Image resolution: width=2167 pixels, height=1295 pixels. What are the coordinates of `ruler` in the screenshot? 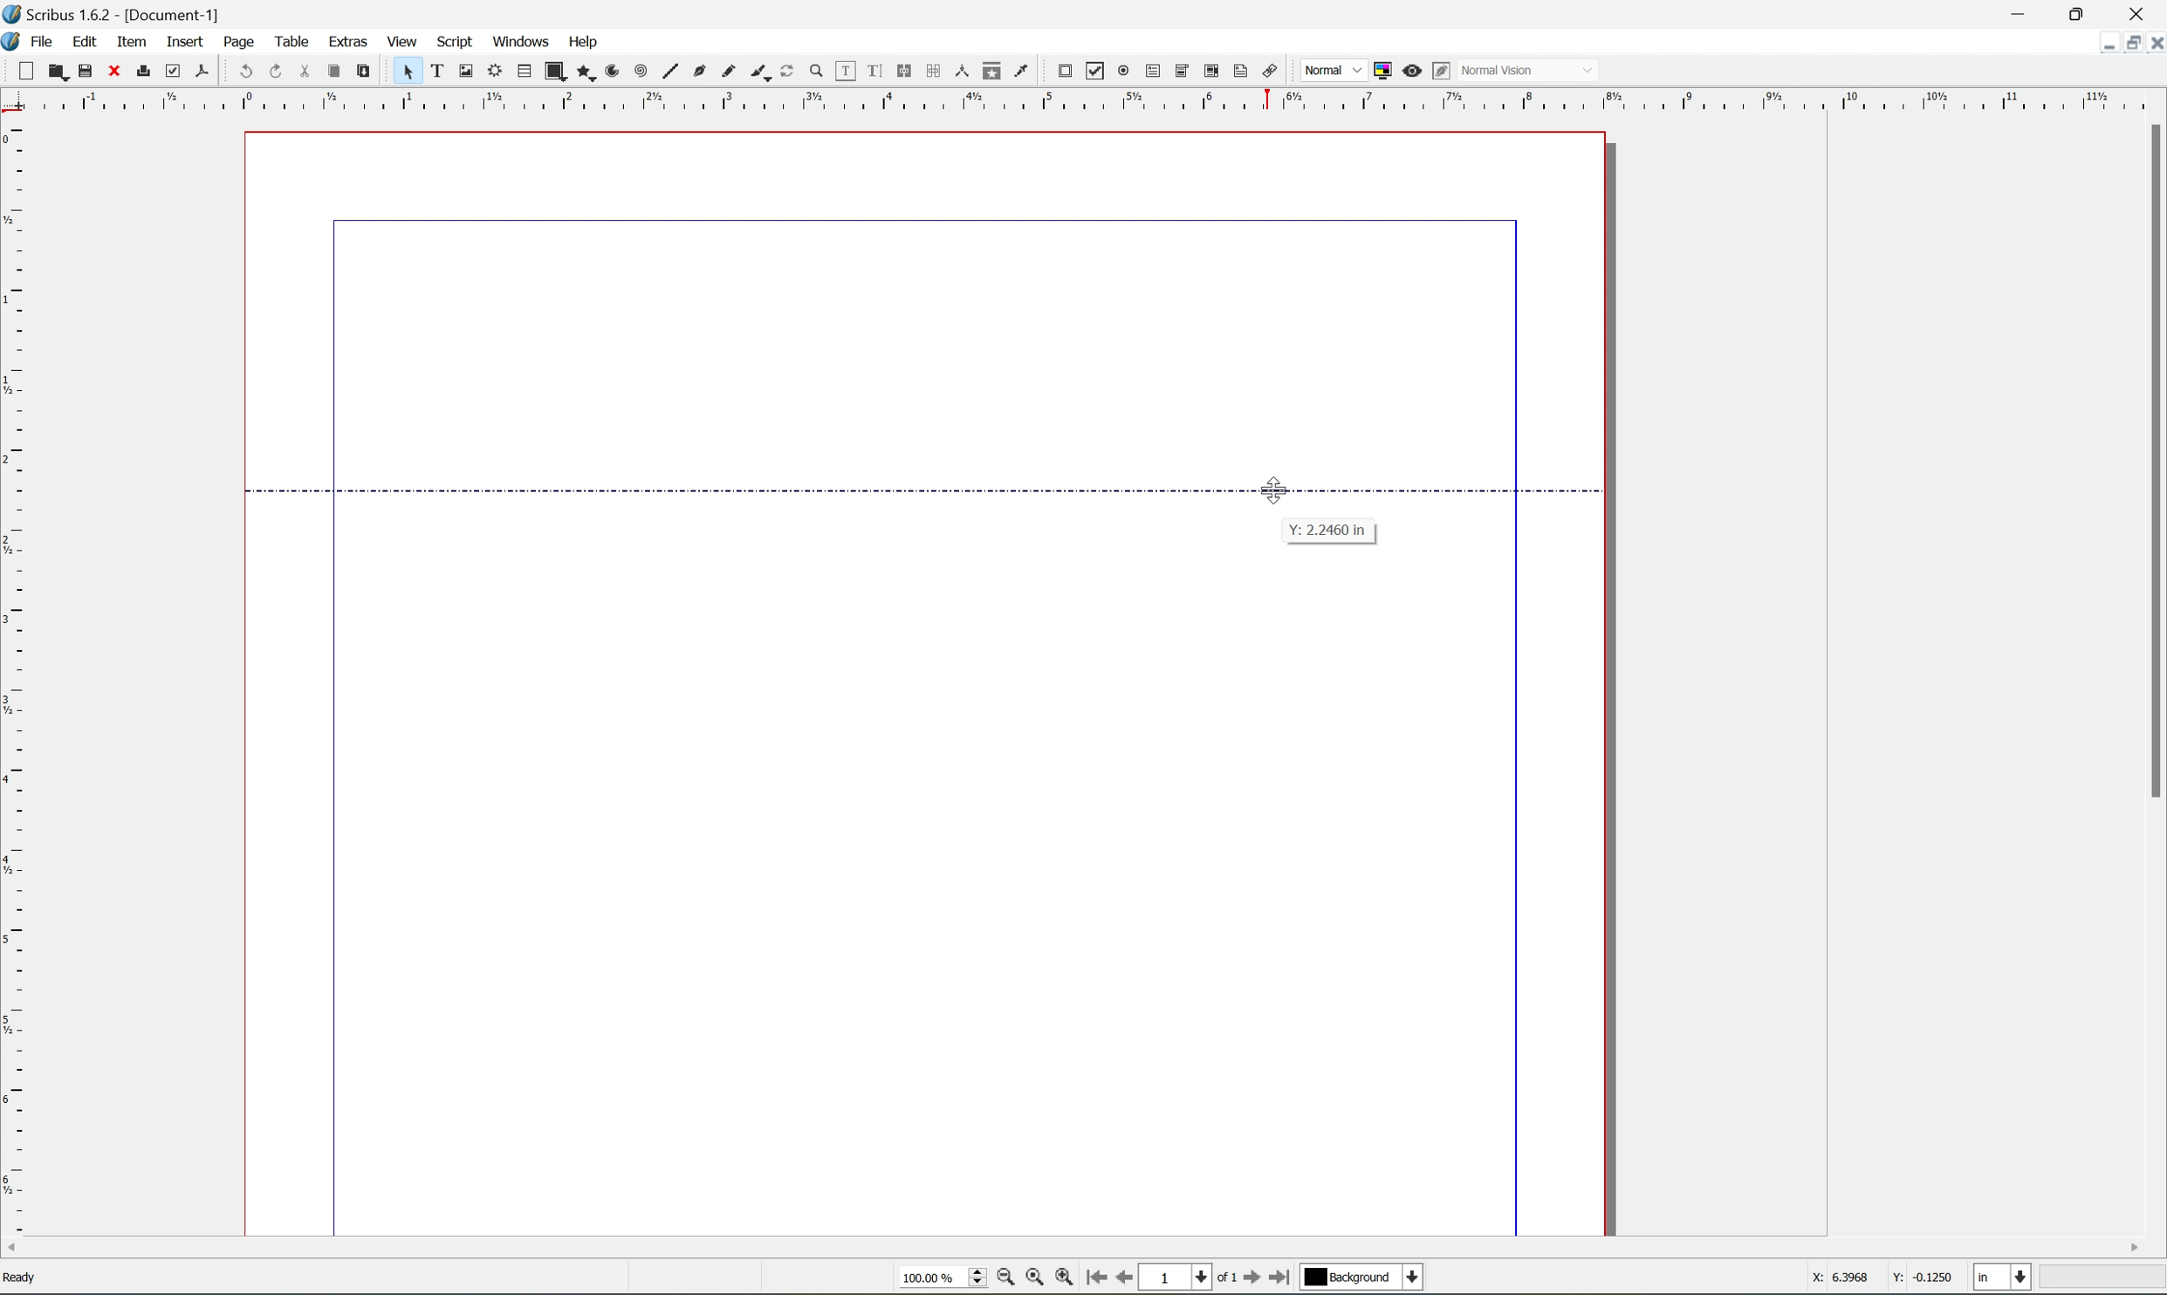 It's located at (14, 678).